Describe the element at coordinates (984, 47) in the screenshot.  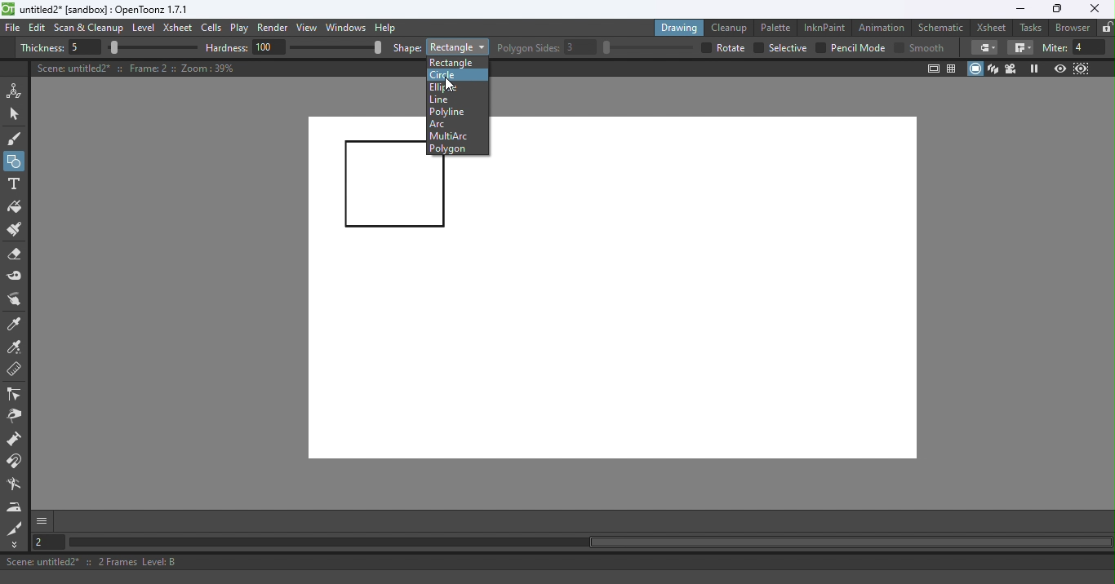
I see `Border corners` at that location.